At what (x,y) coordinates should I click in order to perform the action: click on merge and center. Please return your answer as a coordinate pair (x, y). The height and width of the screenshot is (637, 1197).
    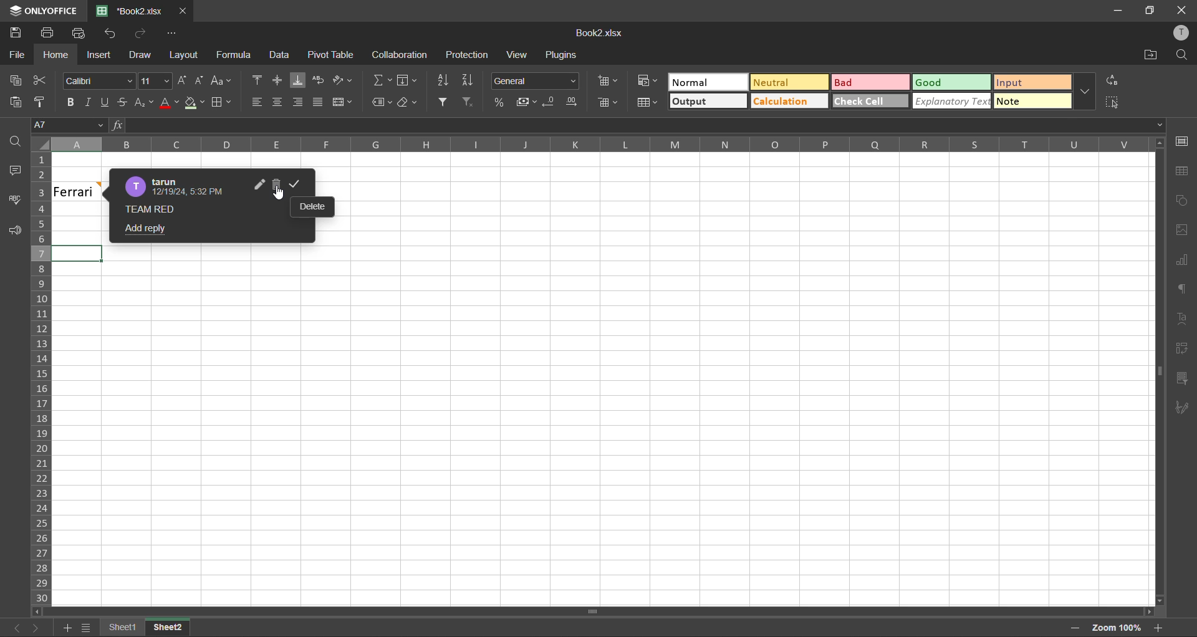
    Looking at the image, I should click on (347, 103).